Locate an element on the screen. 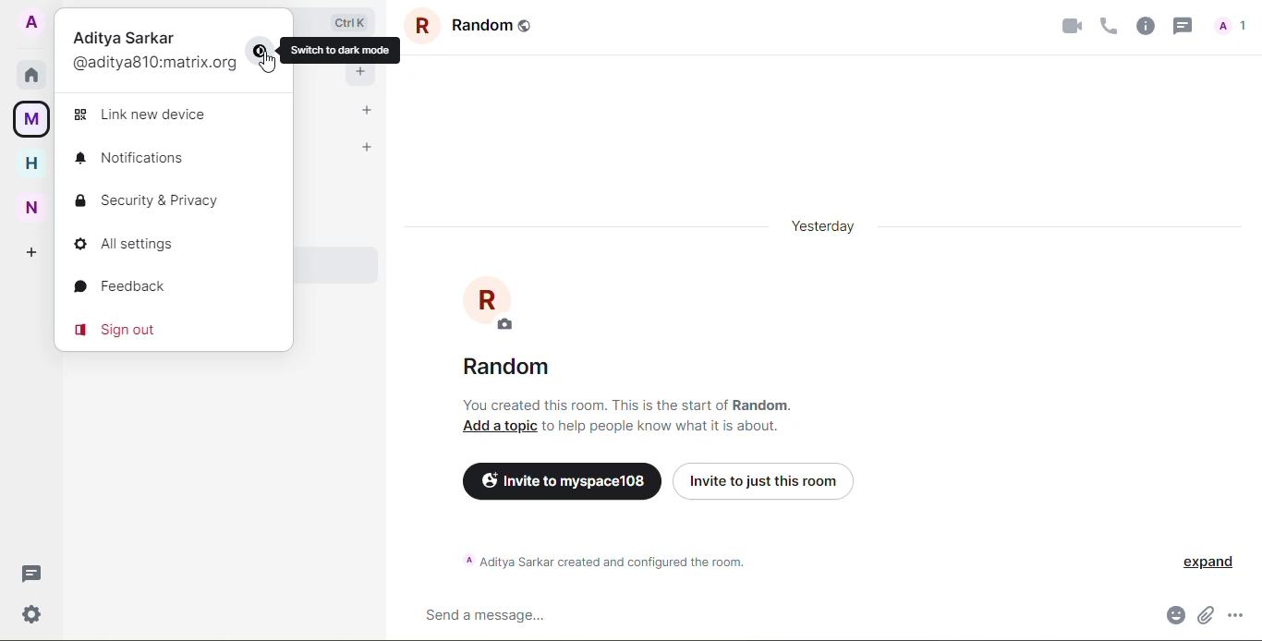 The image size is (1262, 641). invite to myspace 108 is located at coordinates (561, 480).